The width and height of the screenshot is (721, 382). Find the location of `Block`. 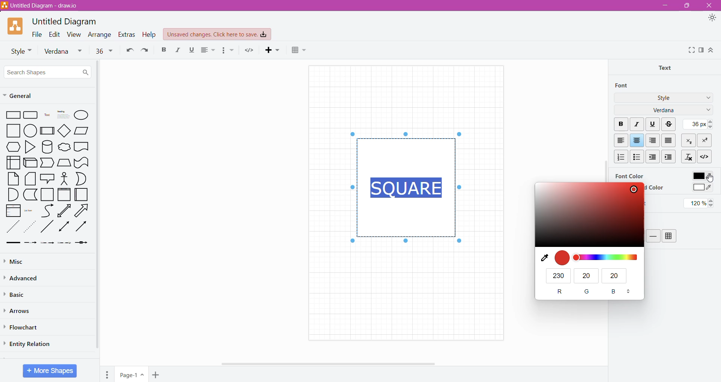

Block is located at coordinates (669, 140).